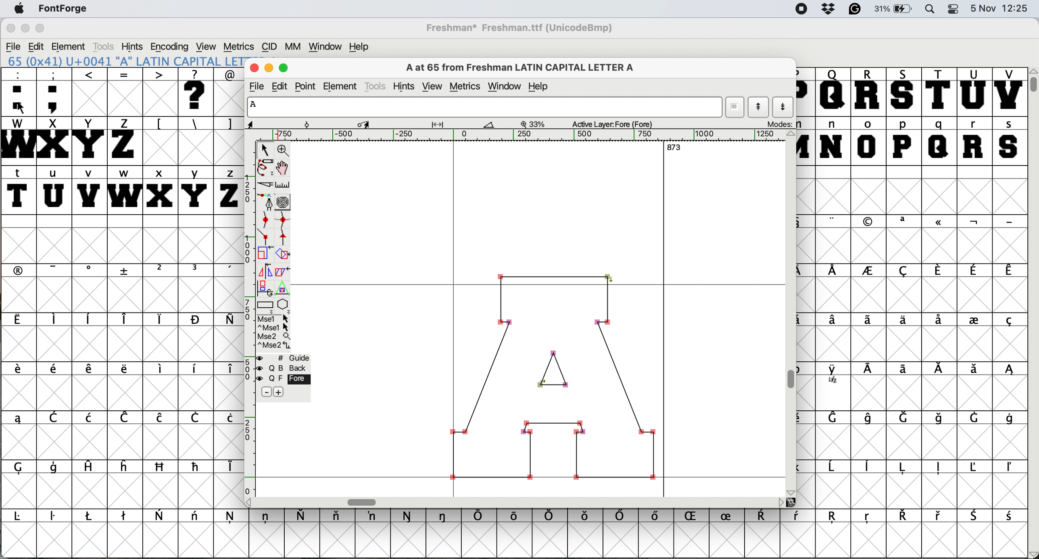  I want to click on X, so click(54, 141).